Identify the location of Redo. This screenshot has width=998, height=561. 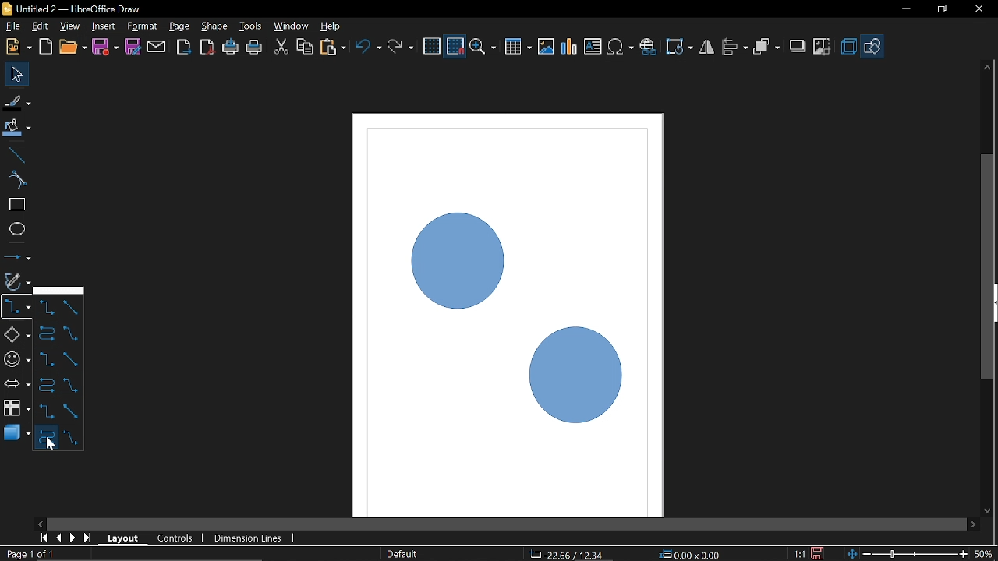
(401, 44).